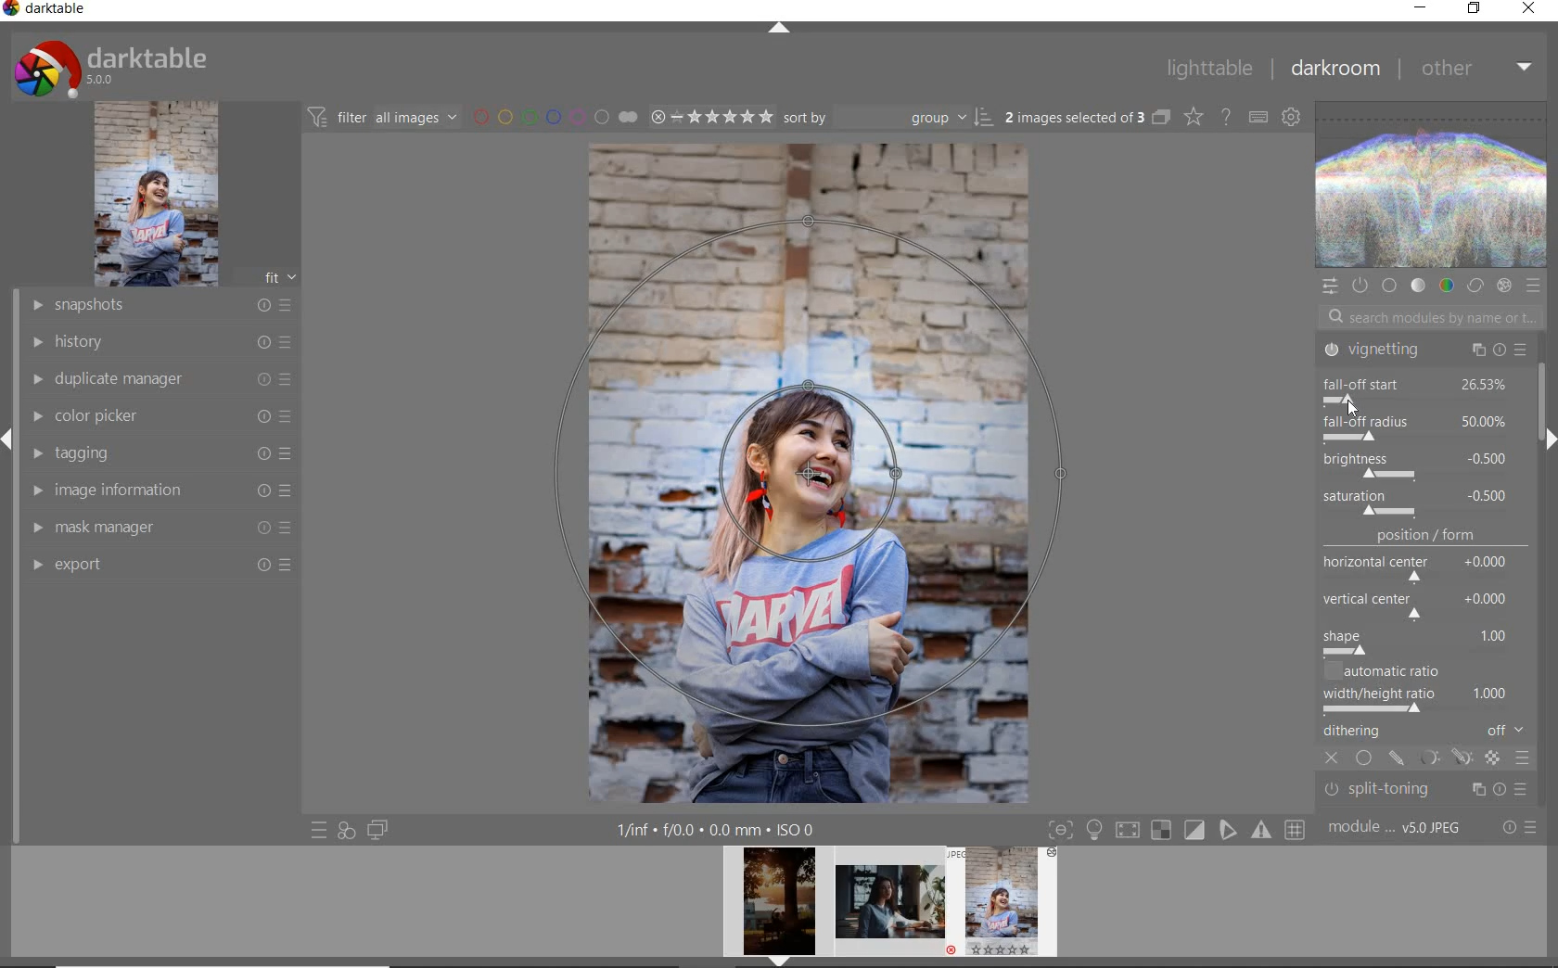 The height and width of the screenshot is (968, 1558). I want to click on fall-off start, so click(1422, 388).